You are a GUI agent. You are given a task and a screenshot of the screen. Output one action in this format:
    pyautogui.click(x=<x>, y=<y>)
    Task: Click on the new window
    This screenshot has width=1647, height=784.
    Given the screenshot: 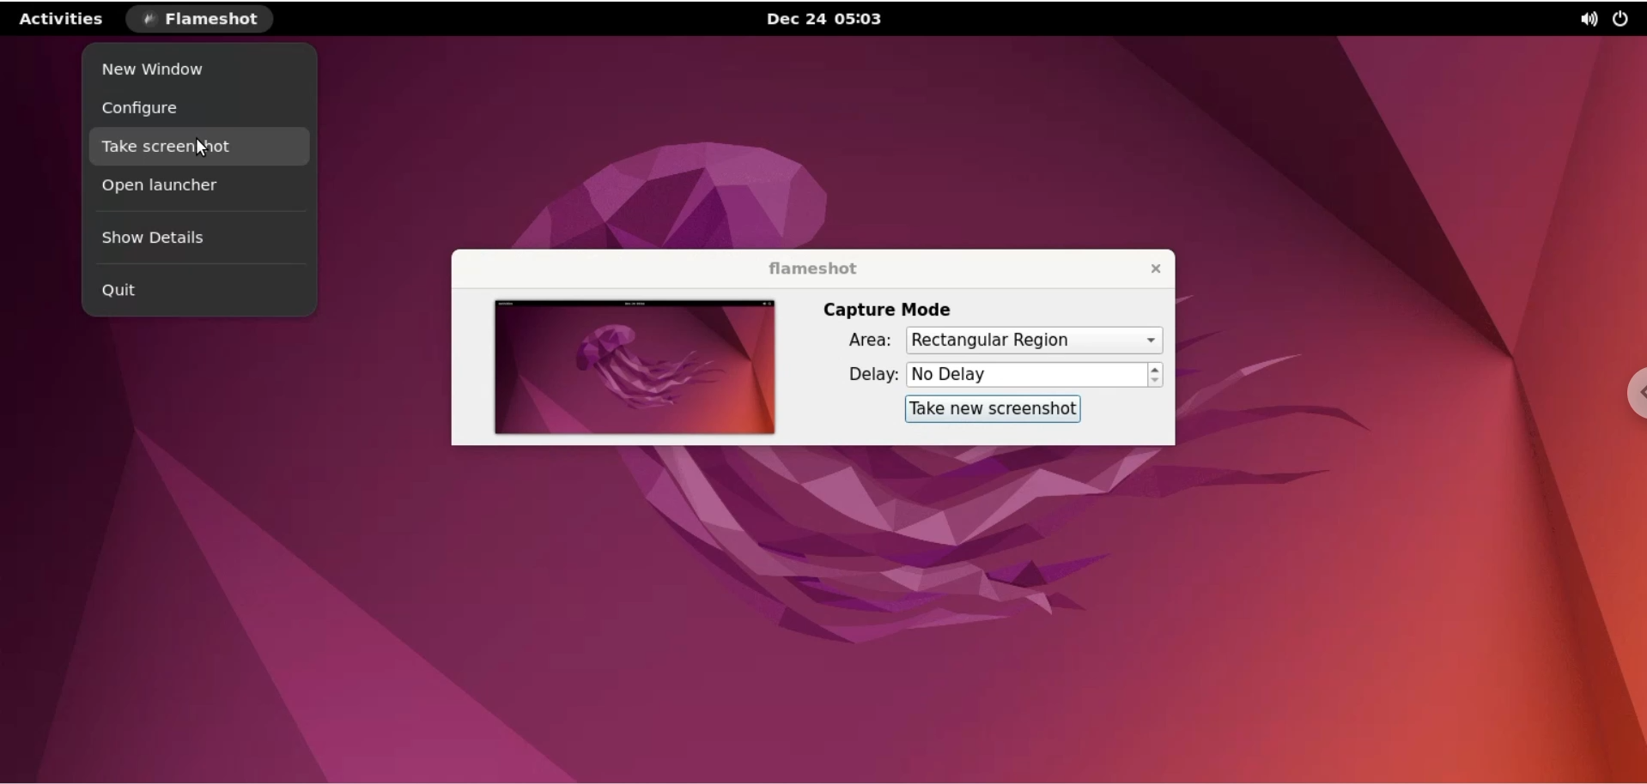 What is the action you would take?
    pyautogui.click(x=200, y=69)
    